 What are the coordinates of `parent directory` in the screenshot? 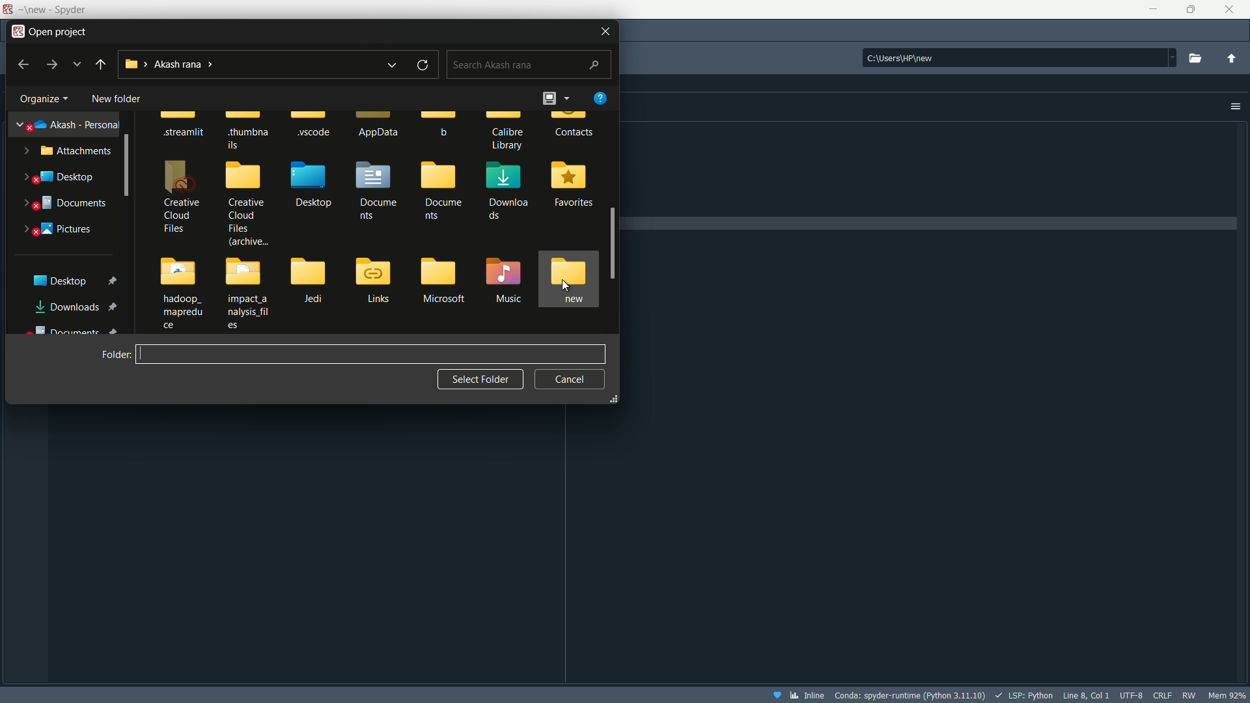 It's located at (1232, 59).